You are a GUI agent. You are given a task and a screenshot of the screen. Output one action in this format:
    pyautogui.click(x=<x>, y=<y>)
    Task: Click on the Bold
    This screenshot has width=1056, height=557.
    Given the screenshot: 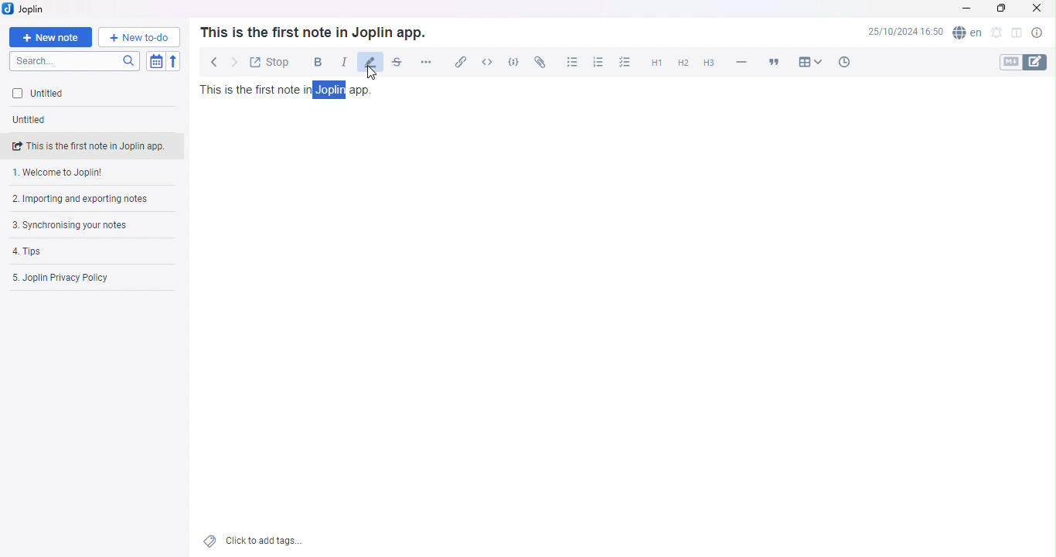 What is the action you would take?
    pyautogui.click(x=314, y=61)
    